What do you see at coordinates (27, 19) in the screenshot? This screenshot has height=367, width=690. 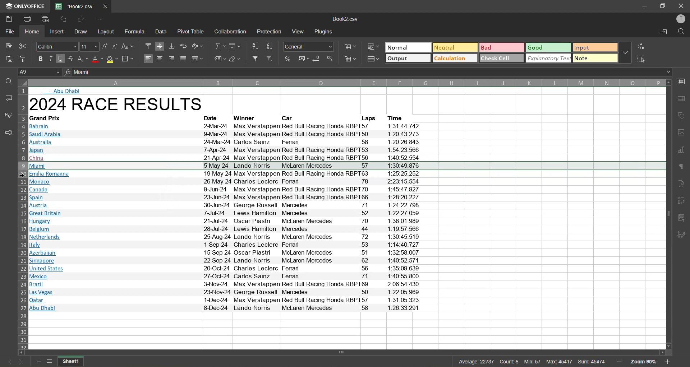 I see `print` at bounding box center [27, 19].